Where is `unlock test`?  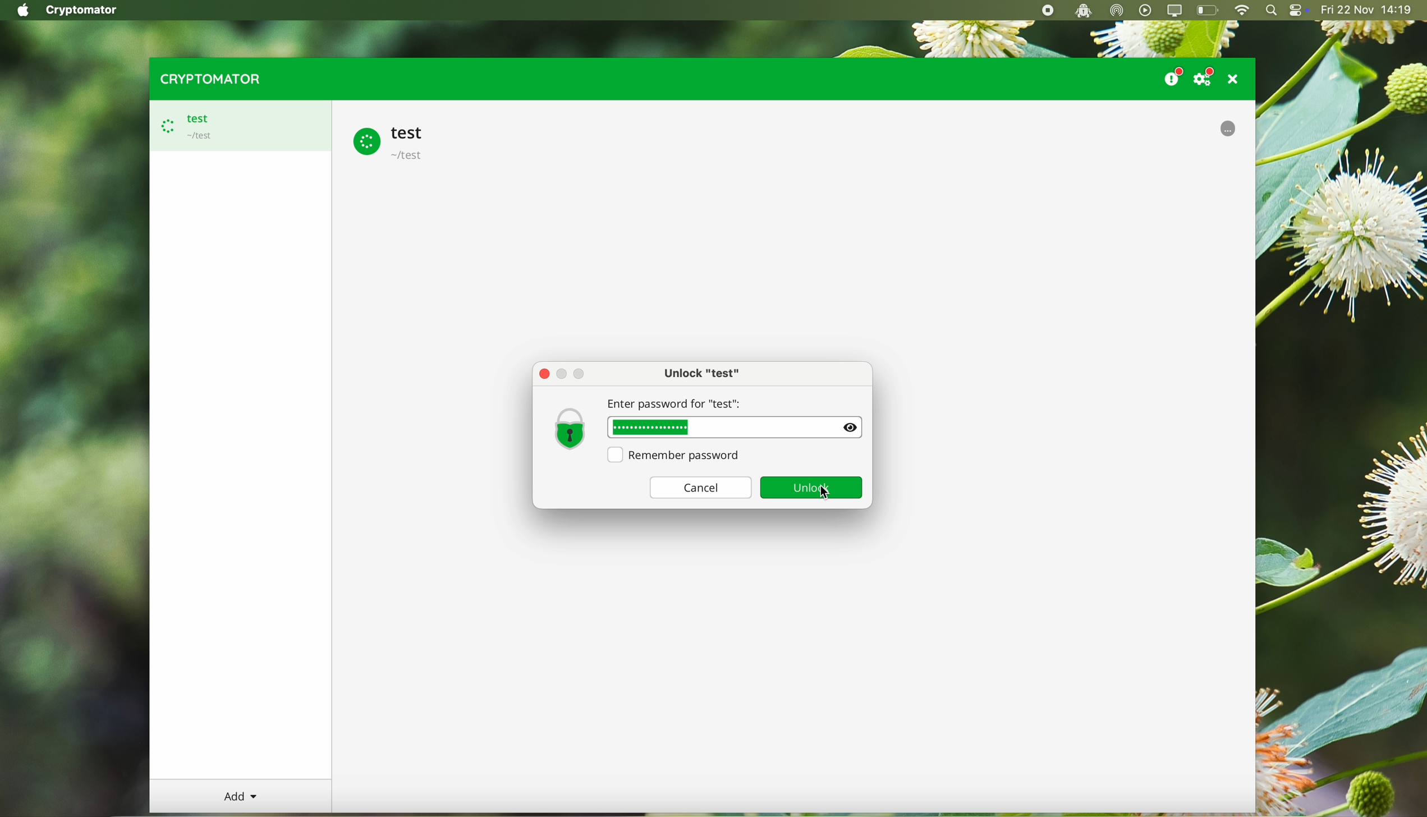
unlock test is located at coordinates (704, 373).